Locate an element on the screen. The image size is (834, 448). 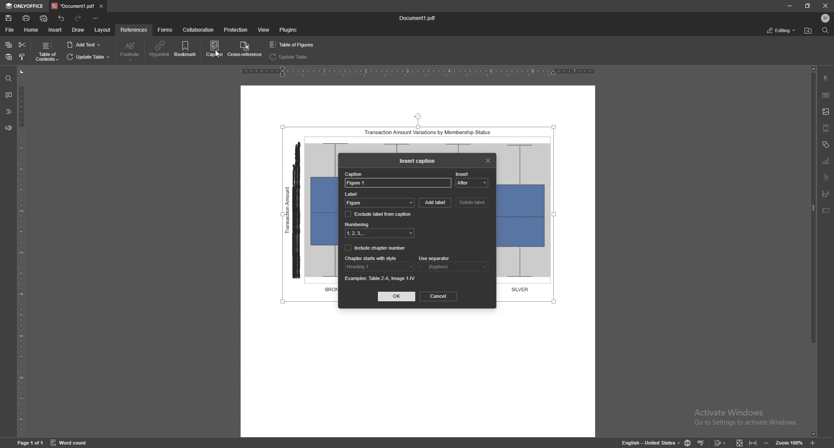
save is located at coordinates (9, 18).